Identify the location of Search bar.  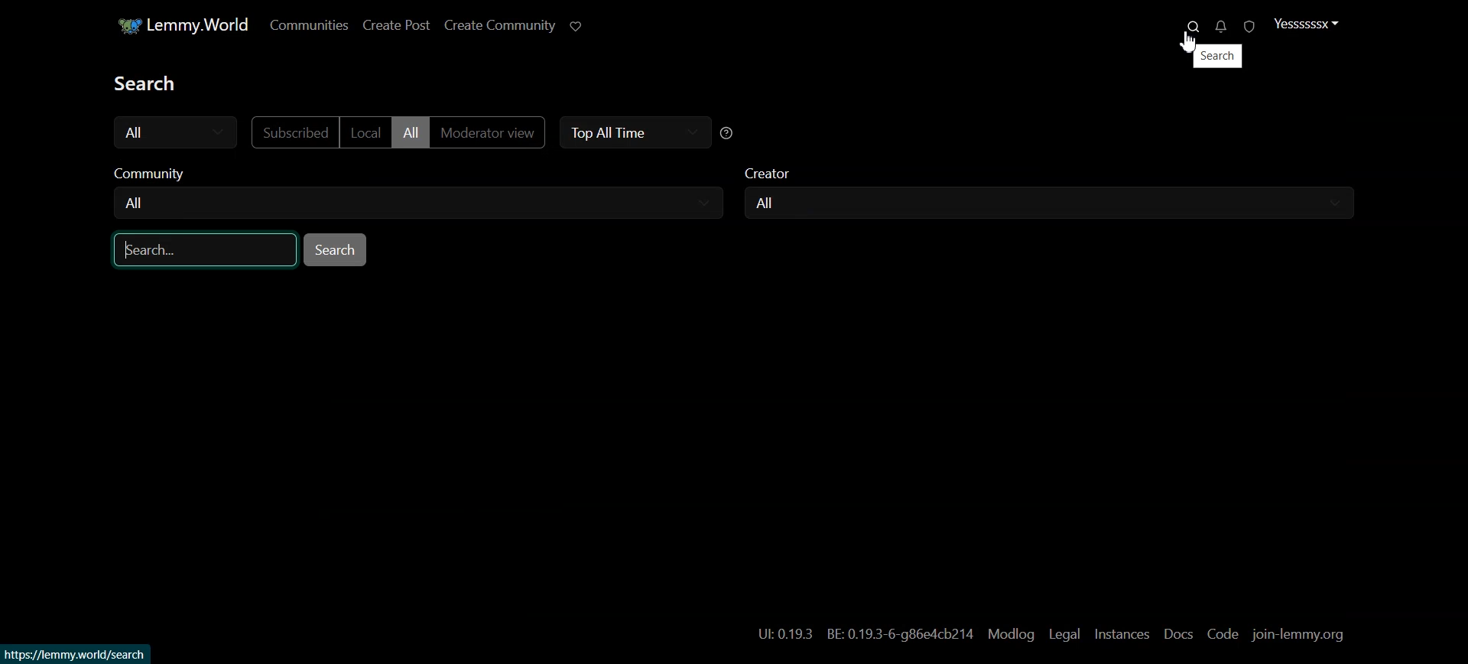
(197, 253).